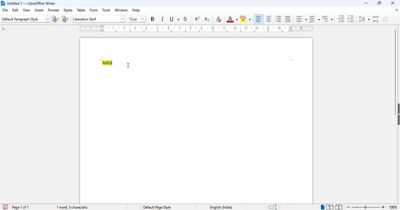 Image resolution: width=400 pixels, height=210 pixels. I want to click on cursor, so click(248, 24).